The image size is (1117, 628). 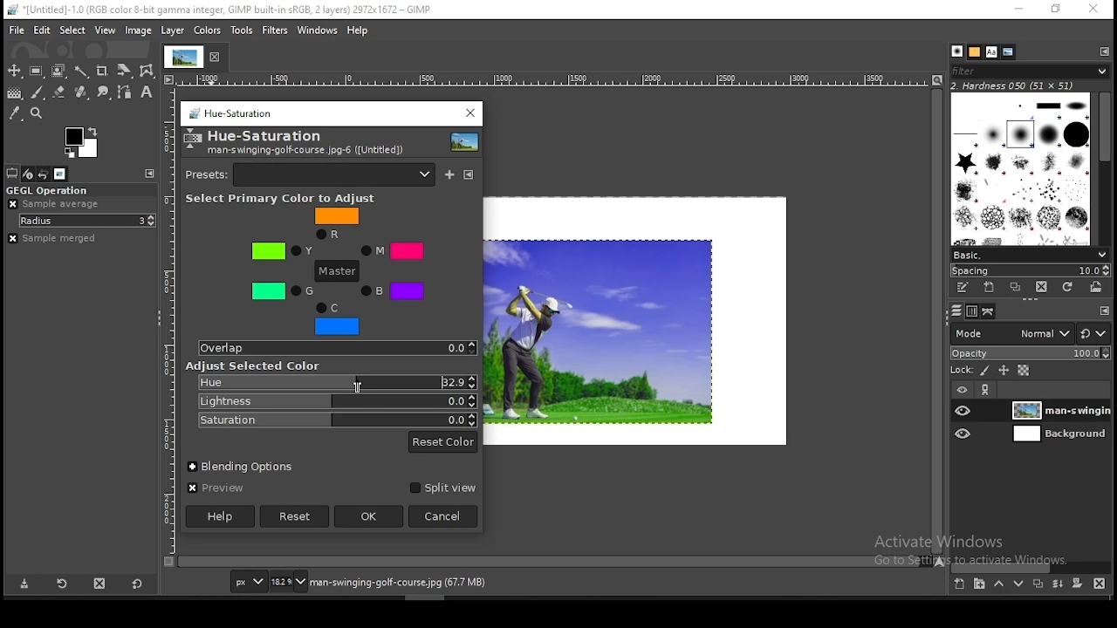 I want to click on tools, so click(x=241, y=31).